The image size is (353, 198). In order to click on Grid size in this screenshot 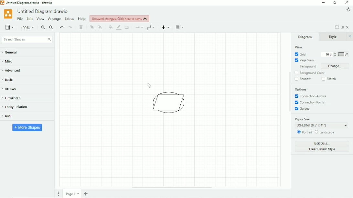, I will do `click(327, 54)`.